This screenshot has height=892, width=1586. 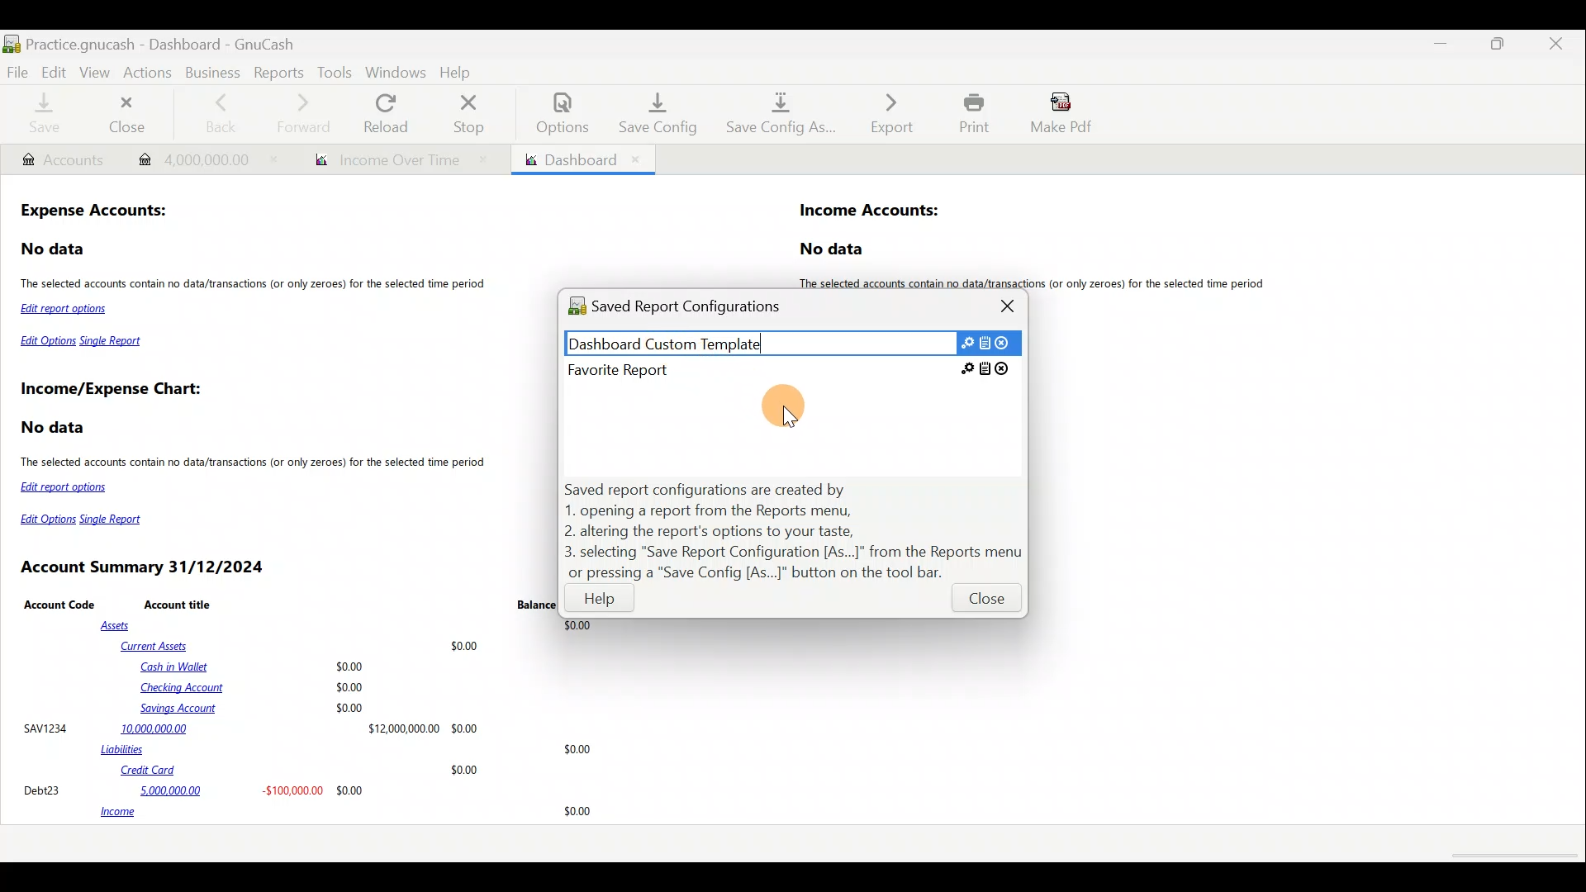 What do you see at coordinates (97, 73) in the screenshot?
I see `View` at bounding box center [97, 73].